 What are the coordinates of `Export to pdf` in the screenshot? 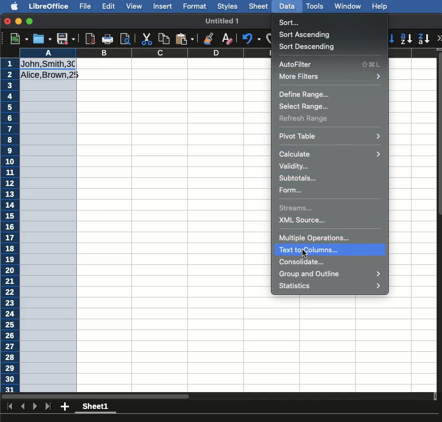 It's located at (90, 39).